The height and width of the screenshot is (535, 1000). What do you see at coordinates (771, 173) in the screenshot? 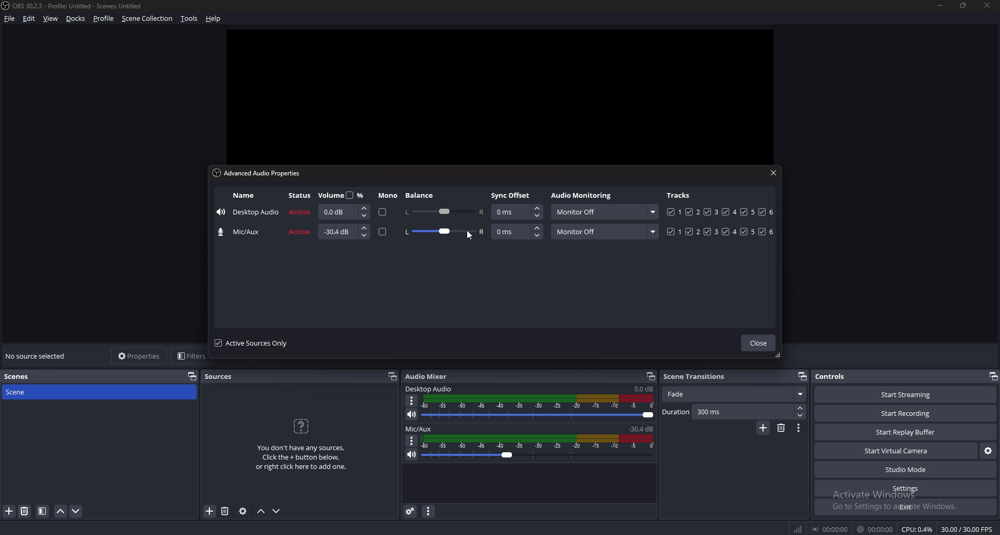
I see `close` at bounding box center [771, 173].